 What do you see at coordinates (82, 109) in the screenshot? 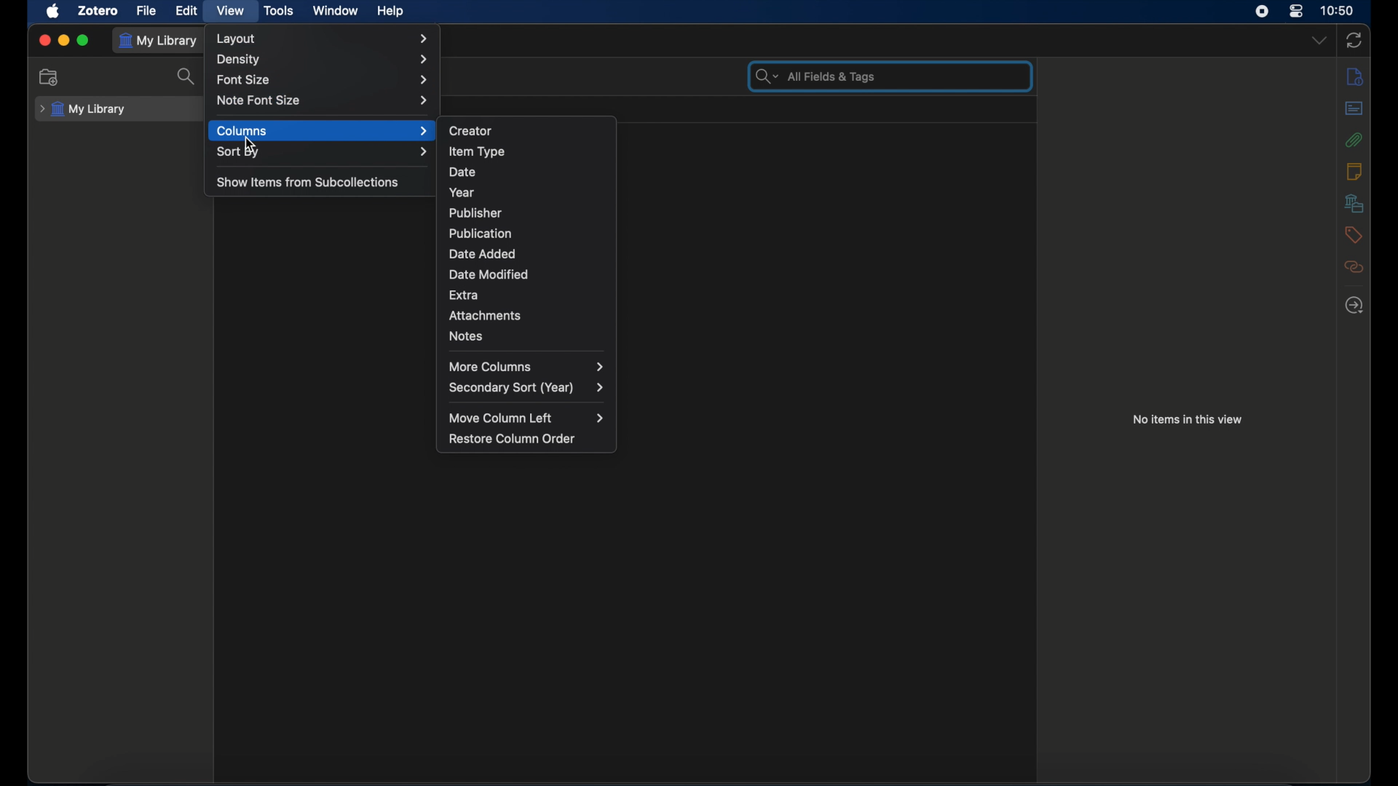
I see `my library` at bounding box center [82, 109].